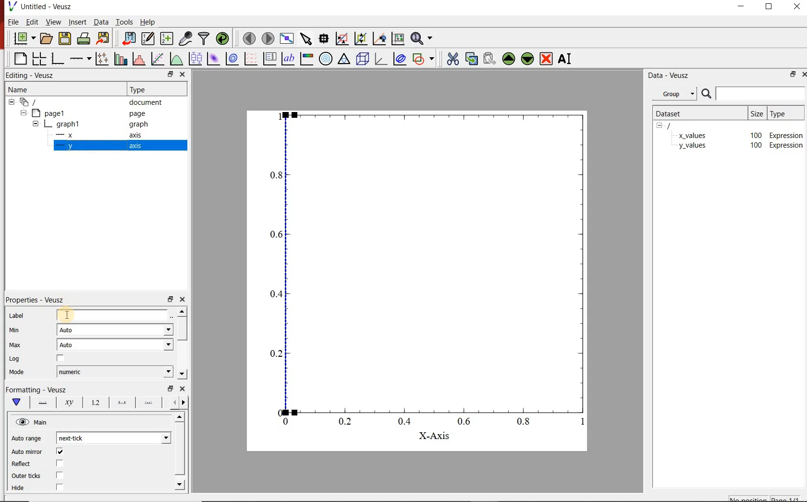 The width and height of the screenshot is (807, 502). What do you see at coordinates (194, 58) in the screenshot?
I see `plot box plots` at bounding box center [194, 58].